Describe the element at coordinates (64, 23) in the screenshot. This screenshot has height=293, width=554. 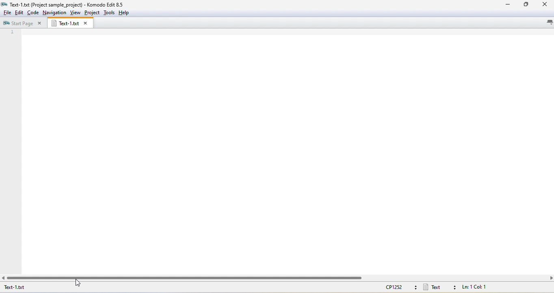
I see `text-1.txt` at that location.